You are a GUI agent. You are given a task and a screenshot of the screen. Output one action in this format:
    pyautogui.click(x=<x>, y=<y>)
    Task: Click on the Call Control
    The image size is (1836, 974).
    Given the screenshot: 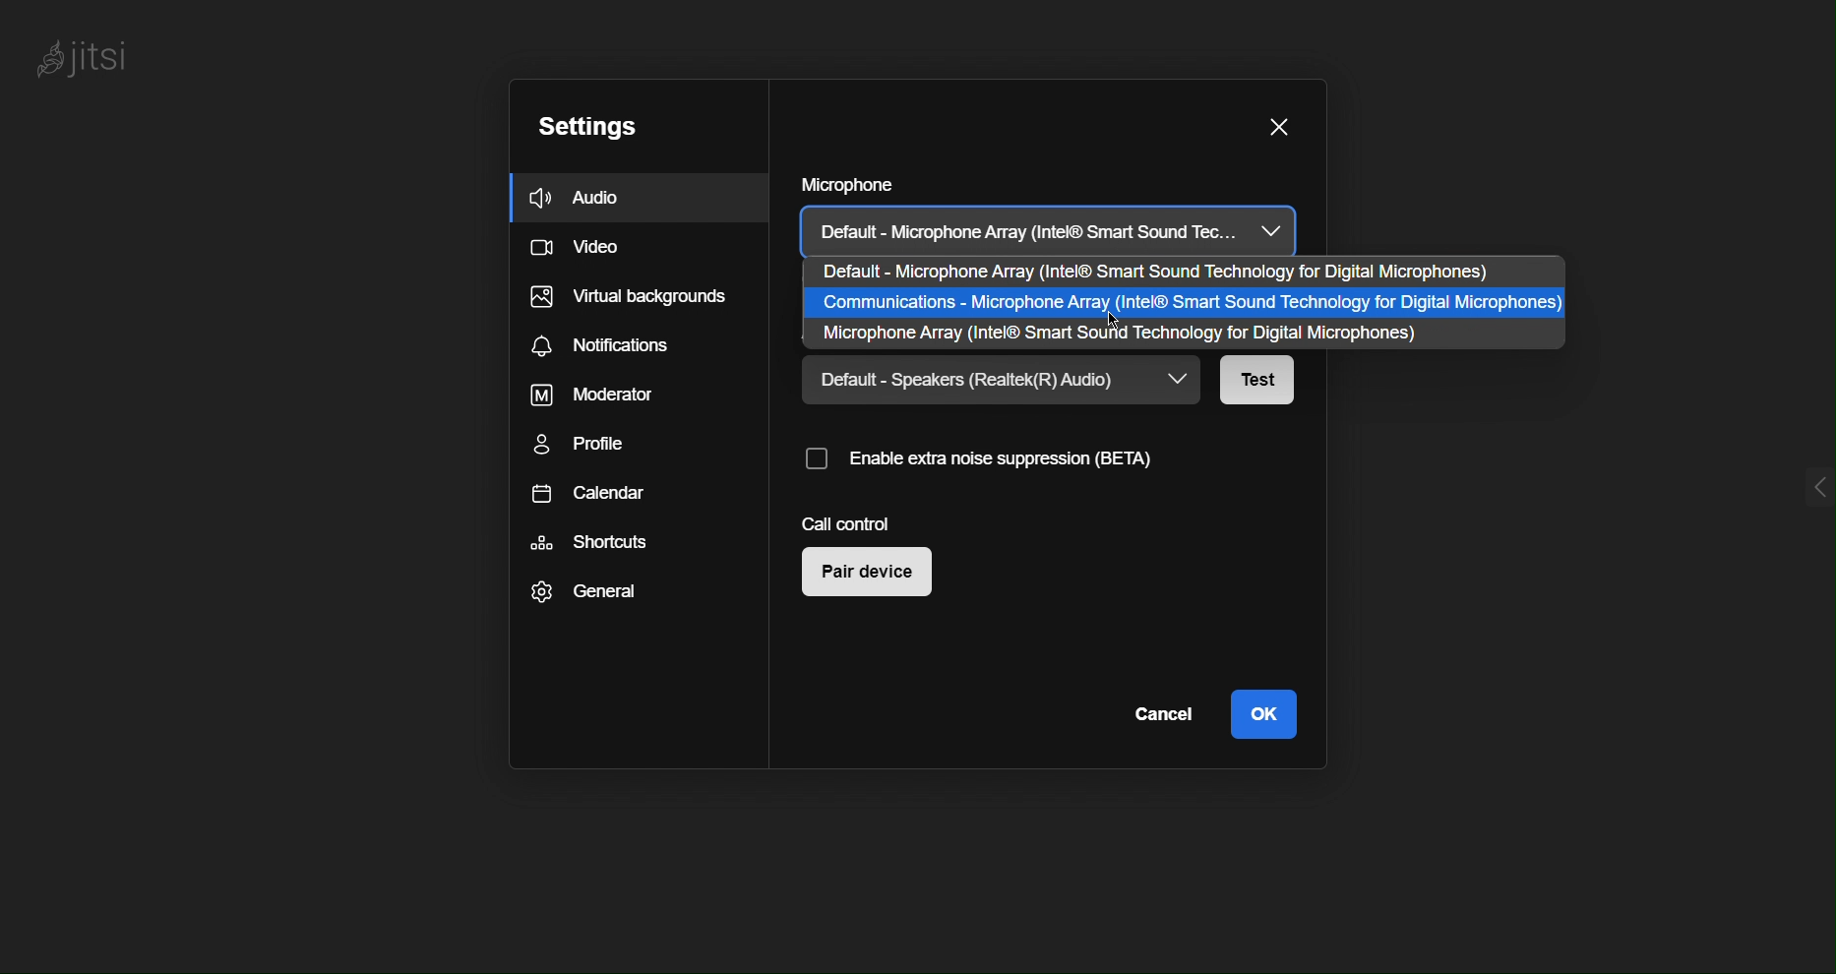 What is the action you would take?
    pyautogui.click(x=853, y=522)
    